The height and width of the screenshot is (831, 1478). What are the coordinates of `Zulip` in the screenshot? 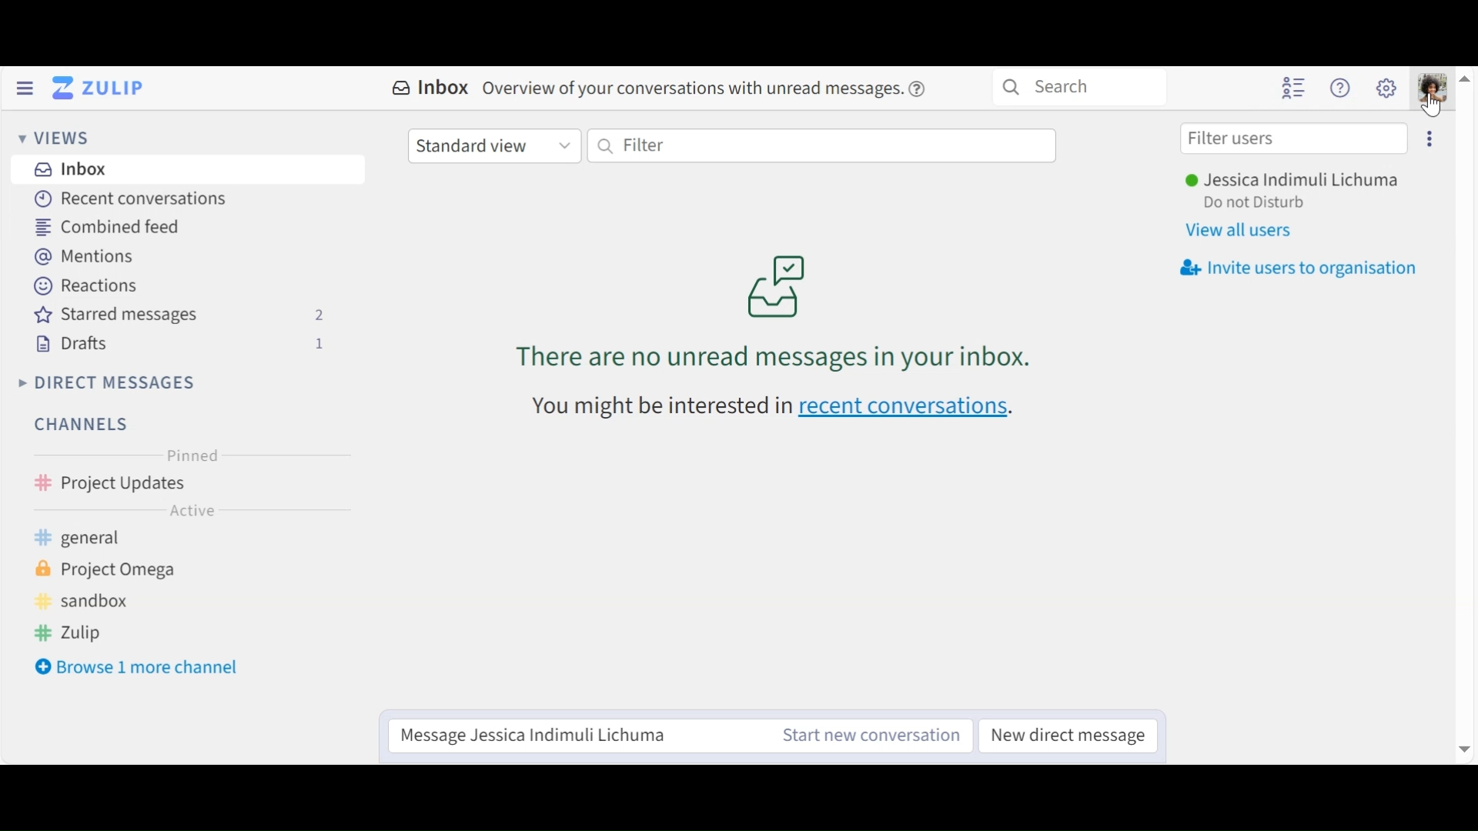 It's located at (92, 632).